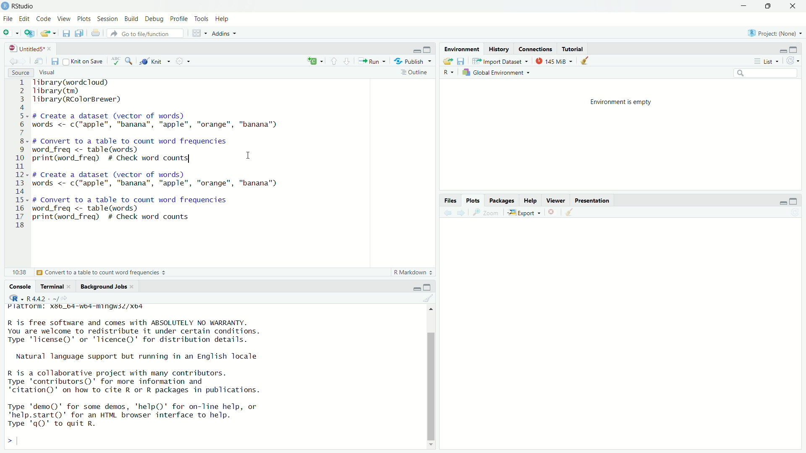 This screenshot has height=453, width=806. I want to click on Revert changes, so click(792, 61).